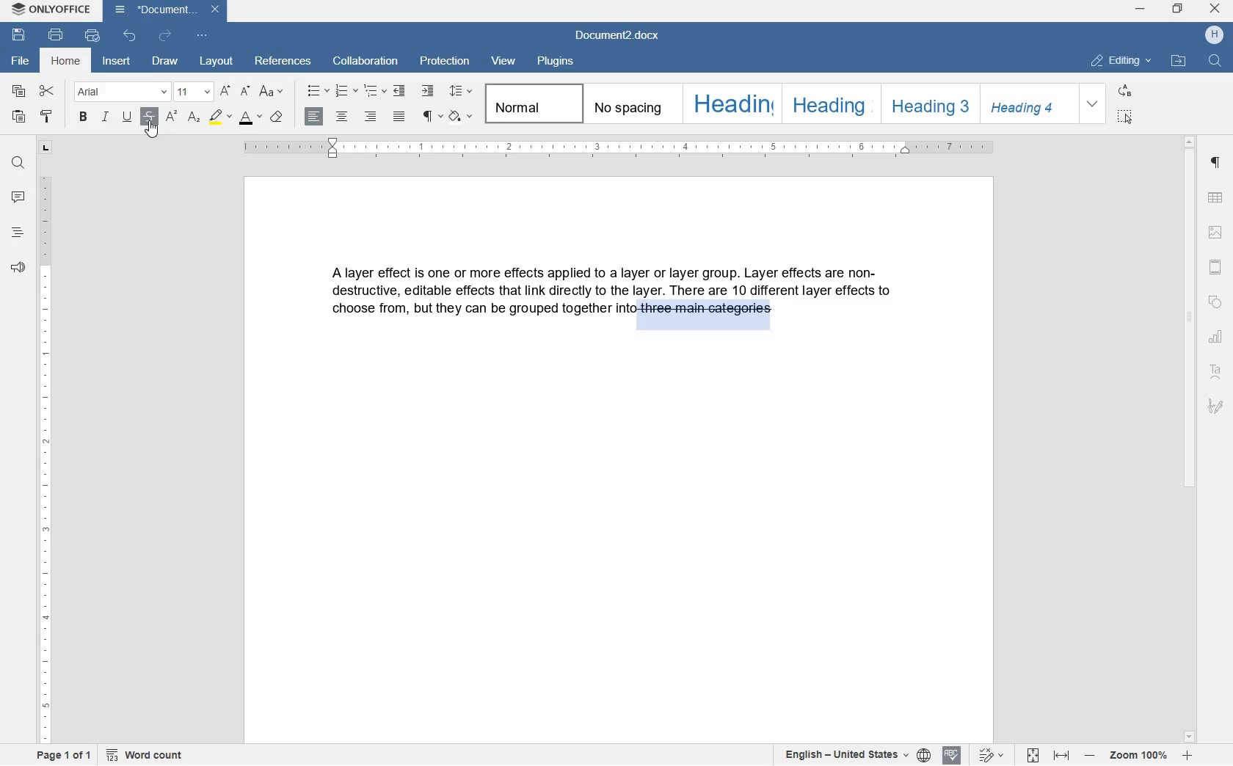 Image resolution: width=1233 pixels, height=766 pixels. Describe the element at coordinates (429, 114) in the screenshot. I see `non printing character` at that location.